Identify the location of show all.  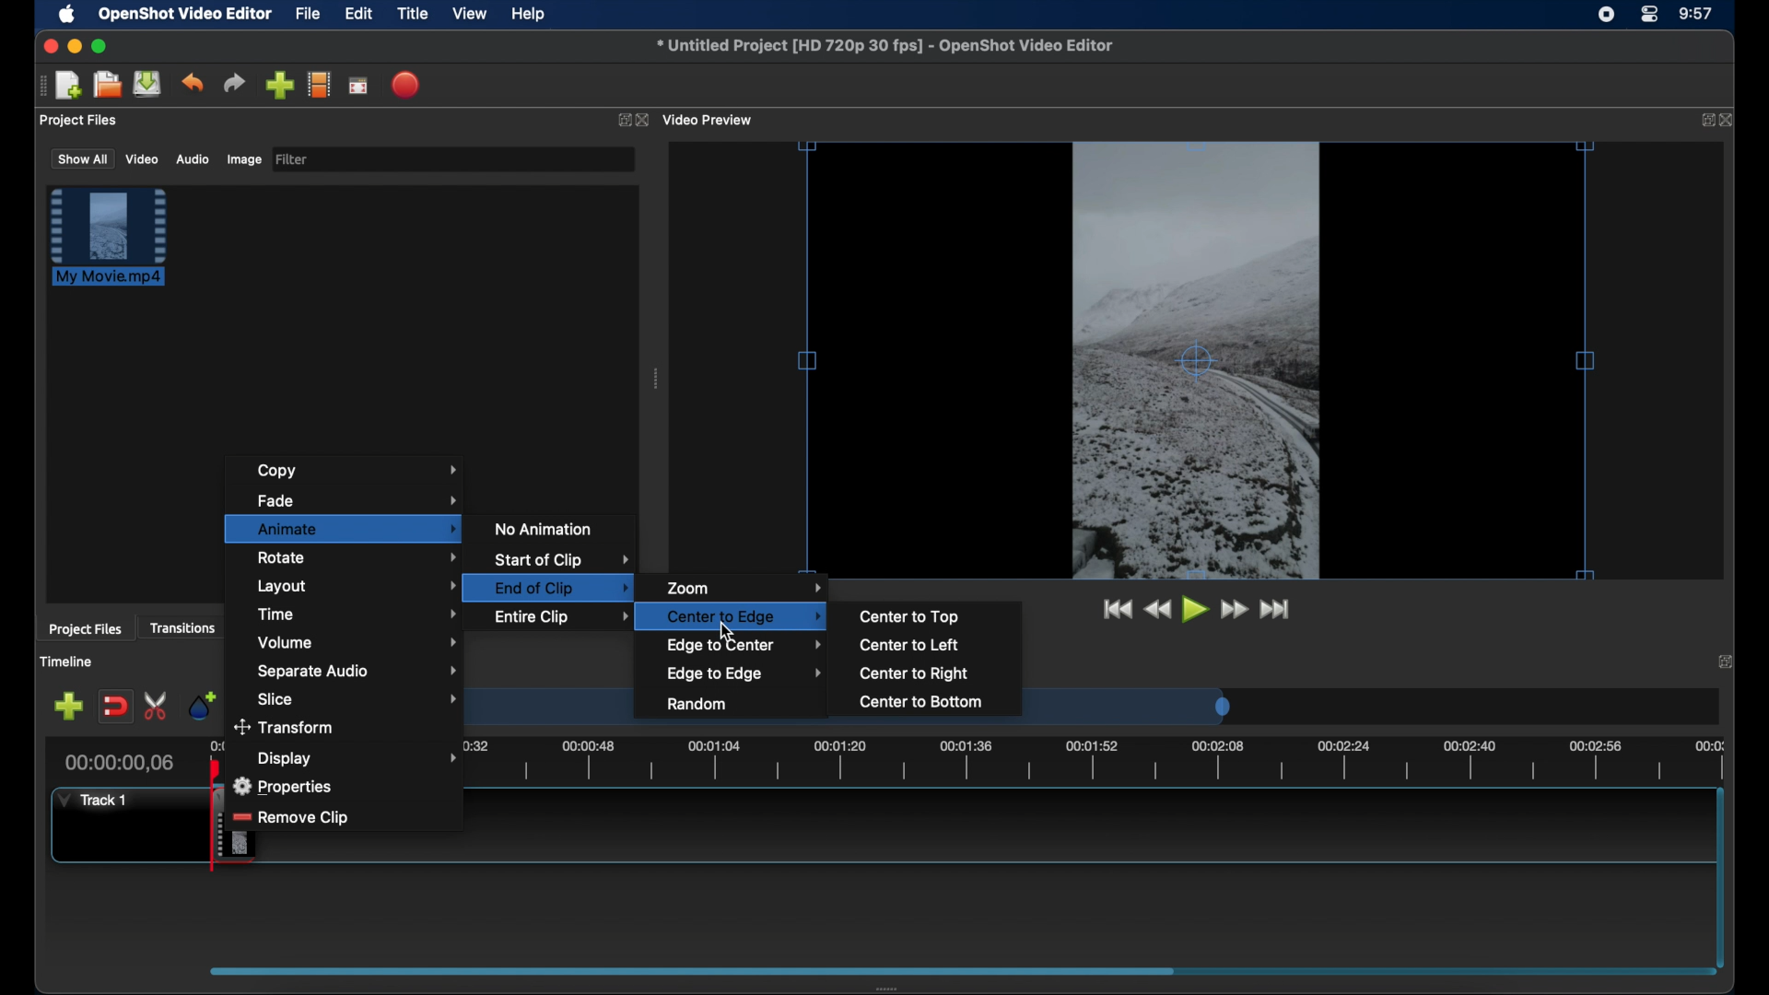
(81, 158).